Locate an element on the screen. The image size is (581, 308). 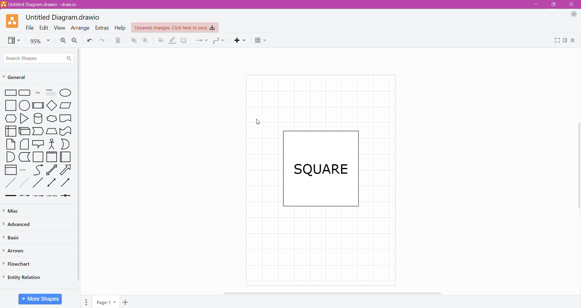
Grid rectangle is located at coordinates (25, 93).